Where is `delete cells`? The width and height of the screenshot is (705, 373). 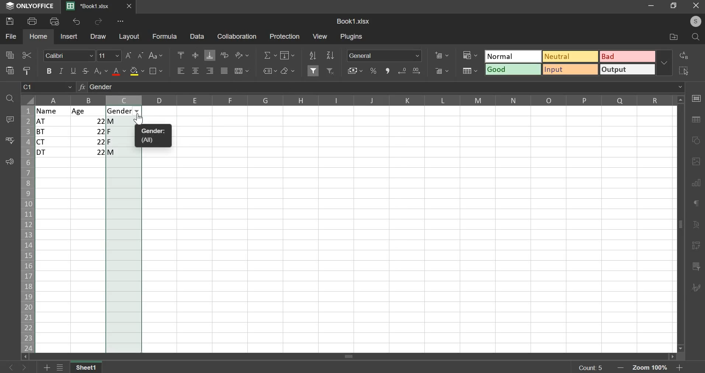 delete cells is located at coordinates (441, 71).